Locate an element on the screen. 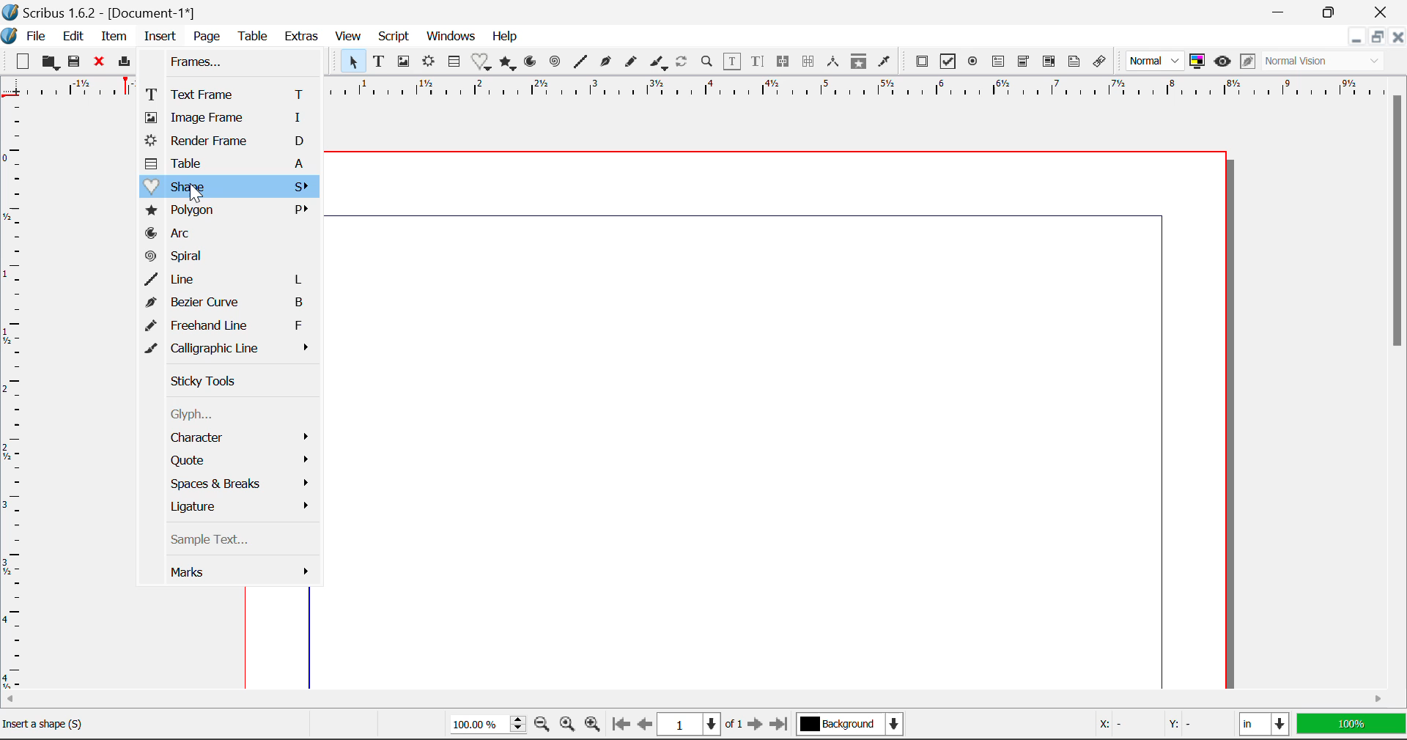 This screenshot has height=740, width=1407. Windows is located at coordinates (451, 37).